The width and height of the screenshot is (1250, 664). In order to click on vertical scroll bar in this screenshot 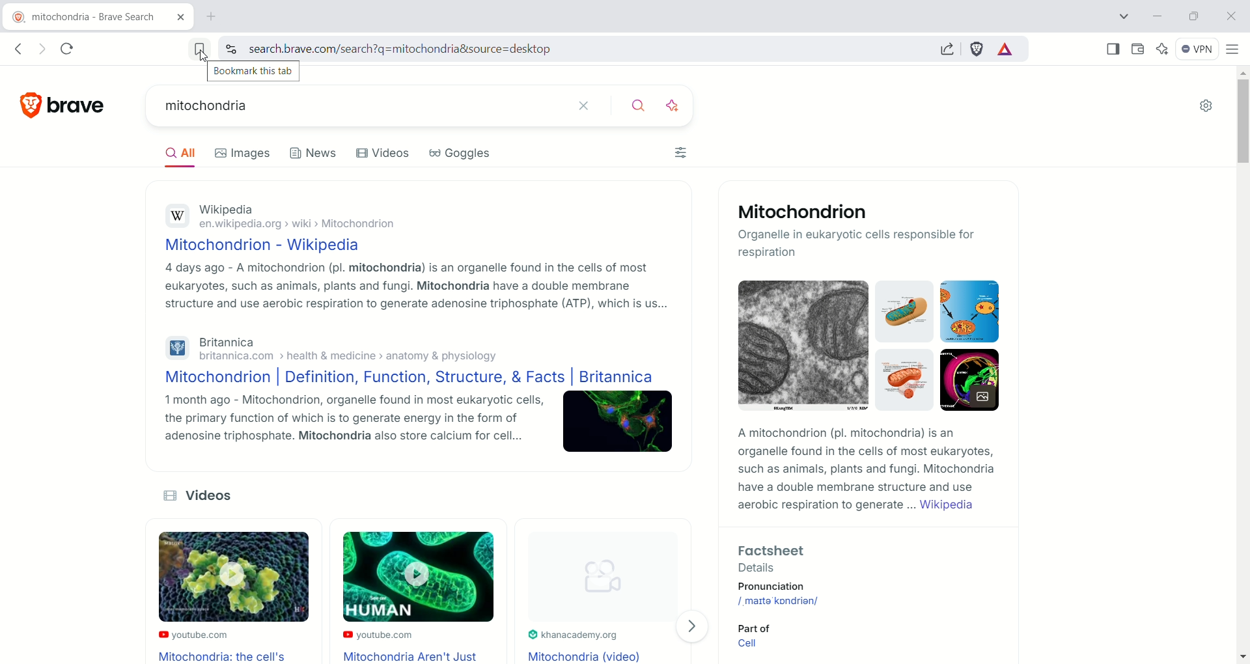, I will do `click(1242, 363)`.